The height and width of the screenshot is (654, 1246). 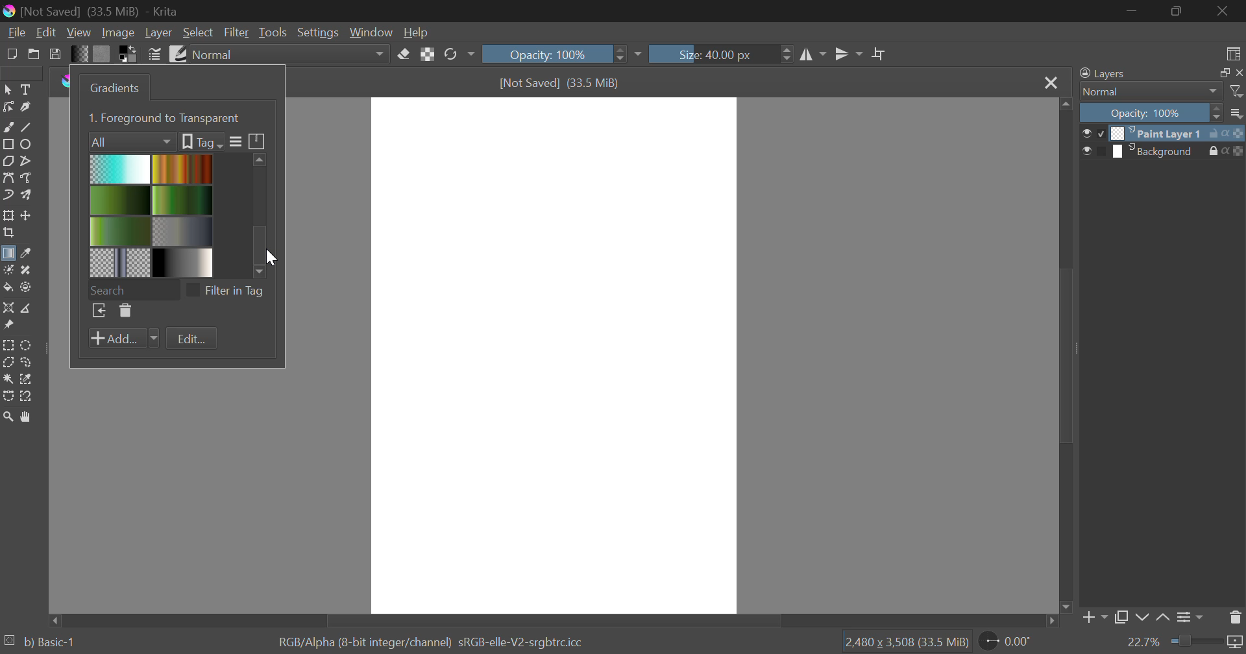 I want to click on Layer Settings, so click(x=1188, y=617).